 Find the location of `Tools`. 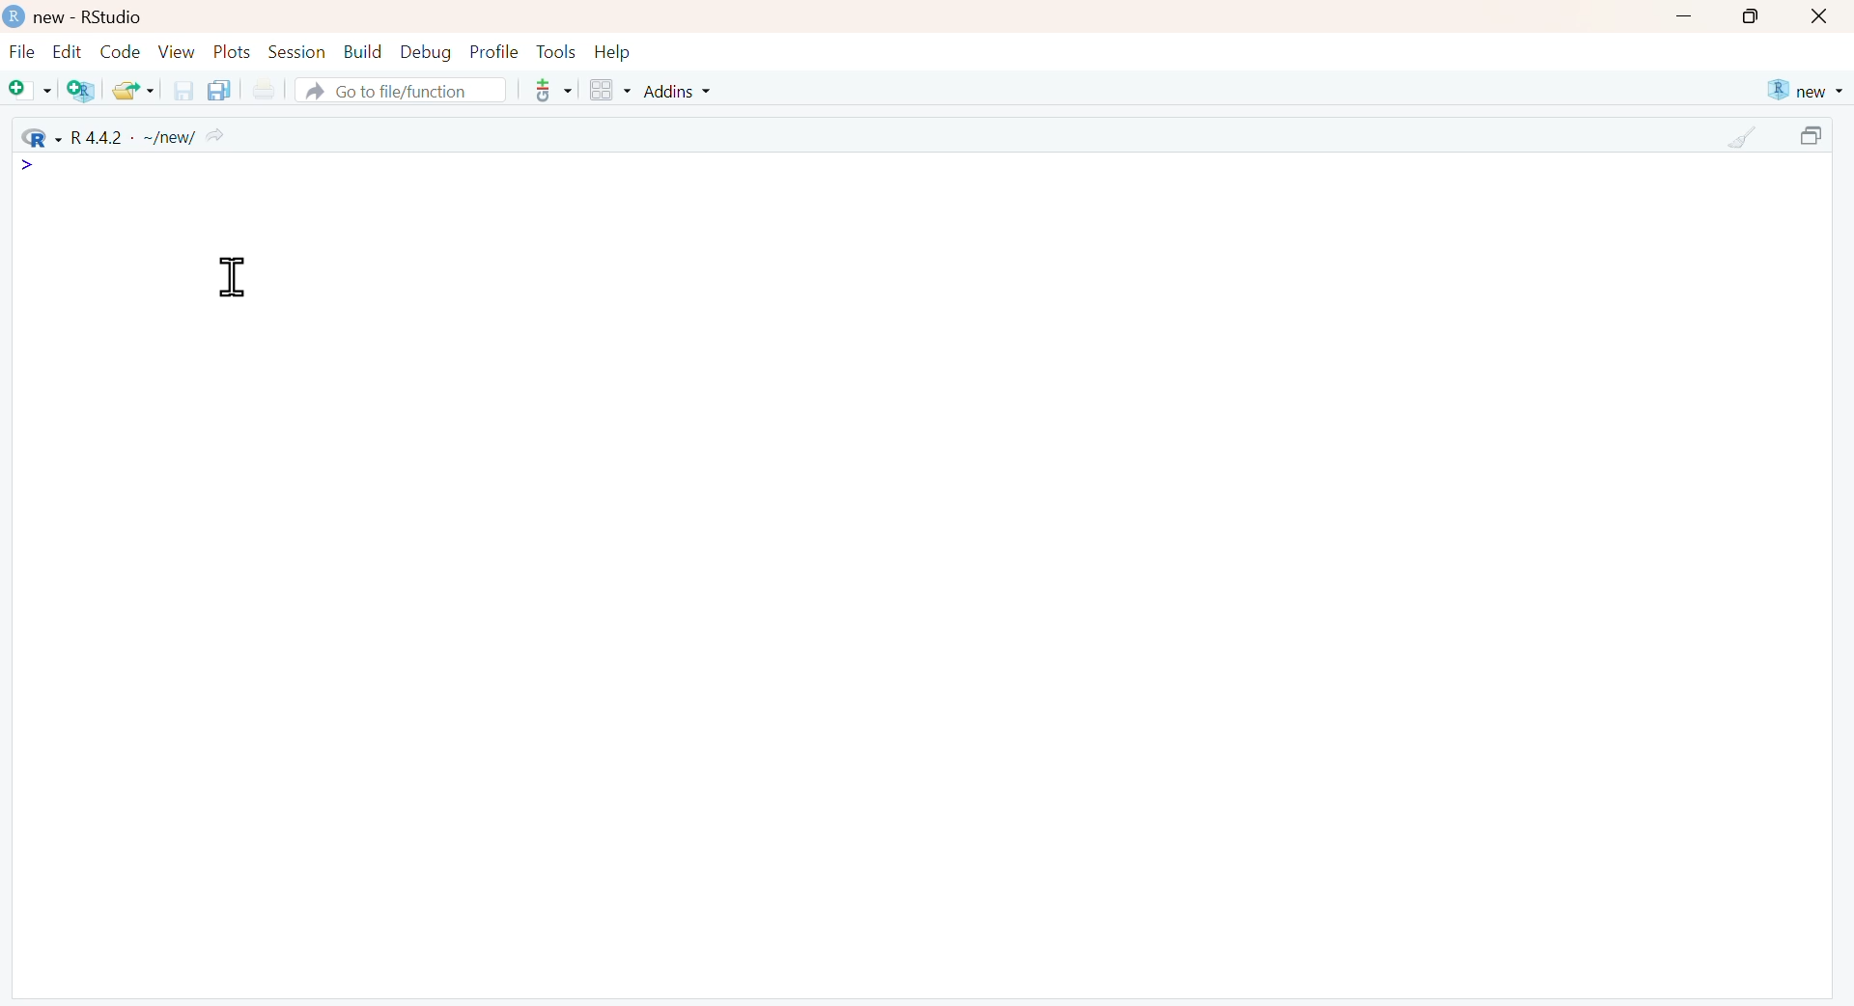

Tools is located at coordinates (559, 52).